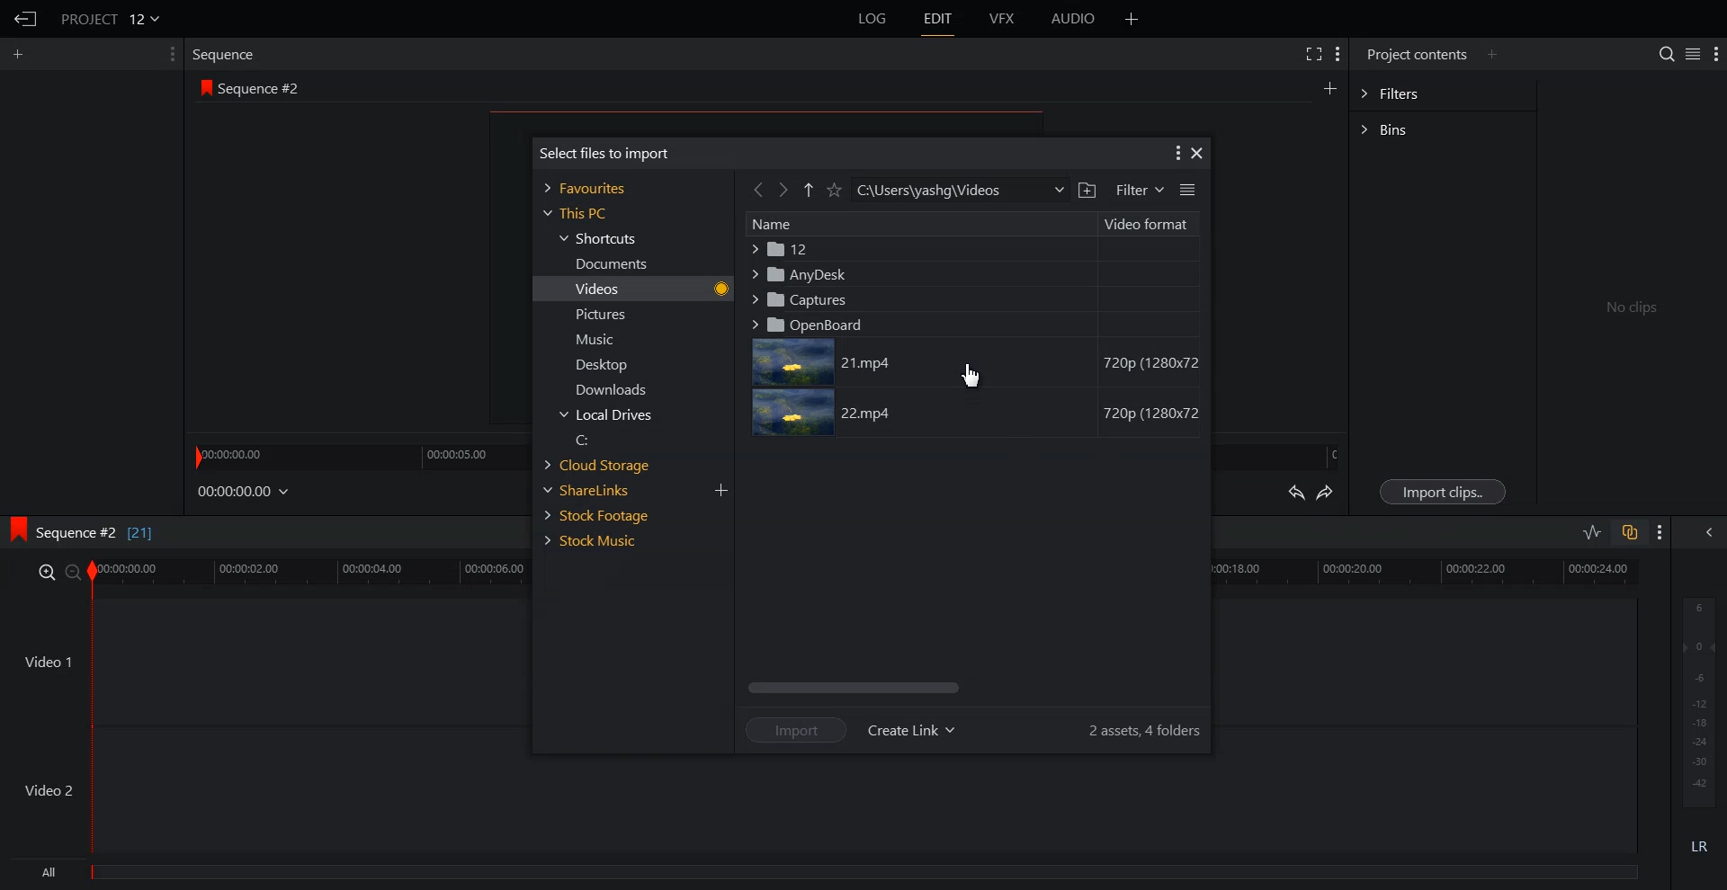  What do you see at coordinates (912, 731) in the screenshot?
I see `Create Link` at bounding box center [912, 731].